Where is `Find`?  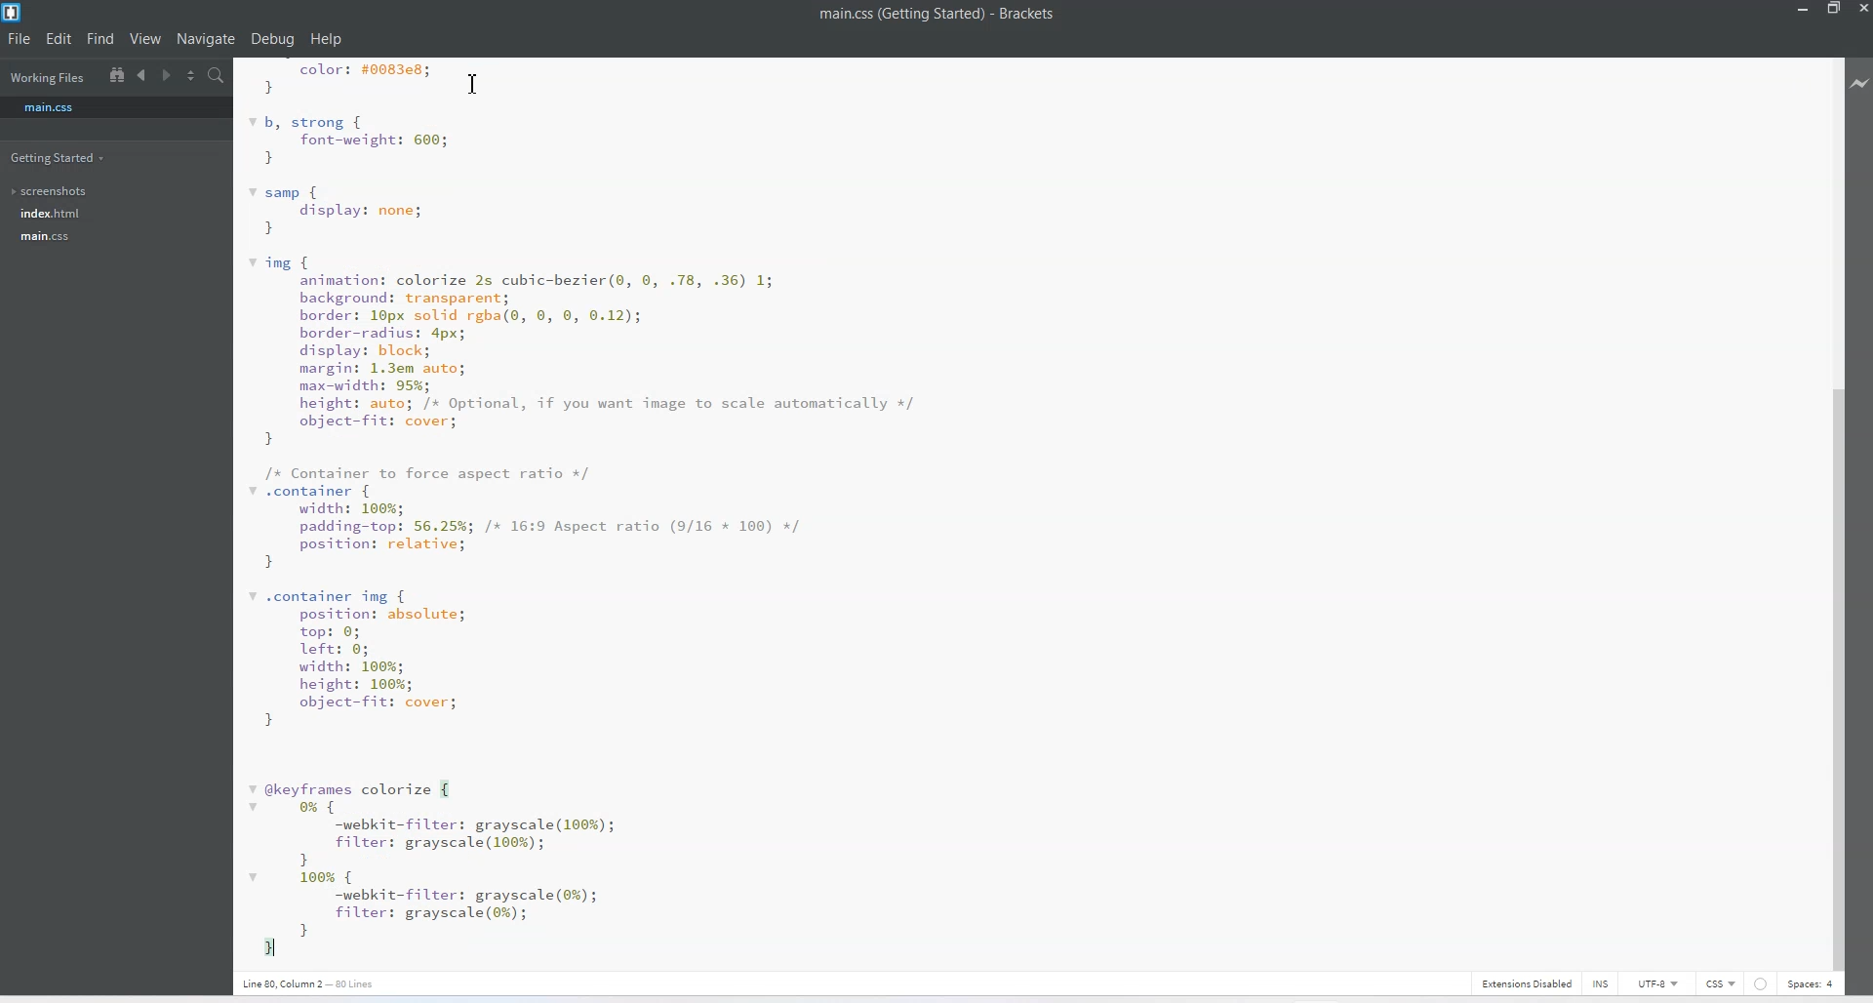
Find is located at coordinates (102, 39).